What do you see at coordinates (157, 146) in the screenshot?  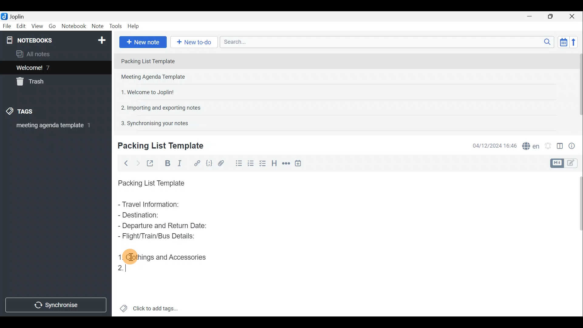 I see `Creating new note` at bounding box center [157, 146].